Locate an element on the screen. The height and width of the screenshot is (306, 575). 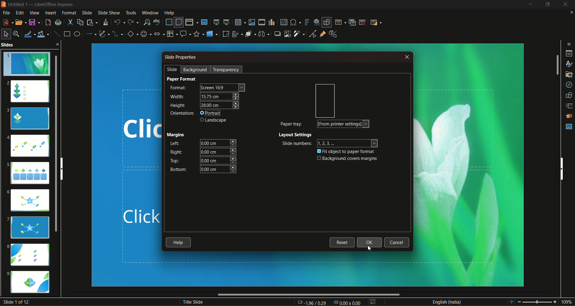
minimize is located at coordinates (529, 5).